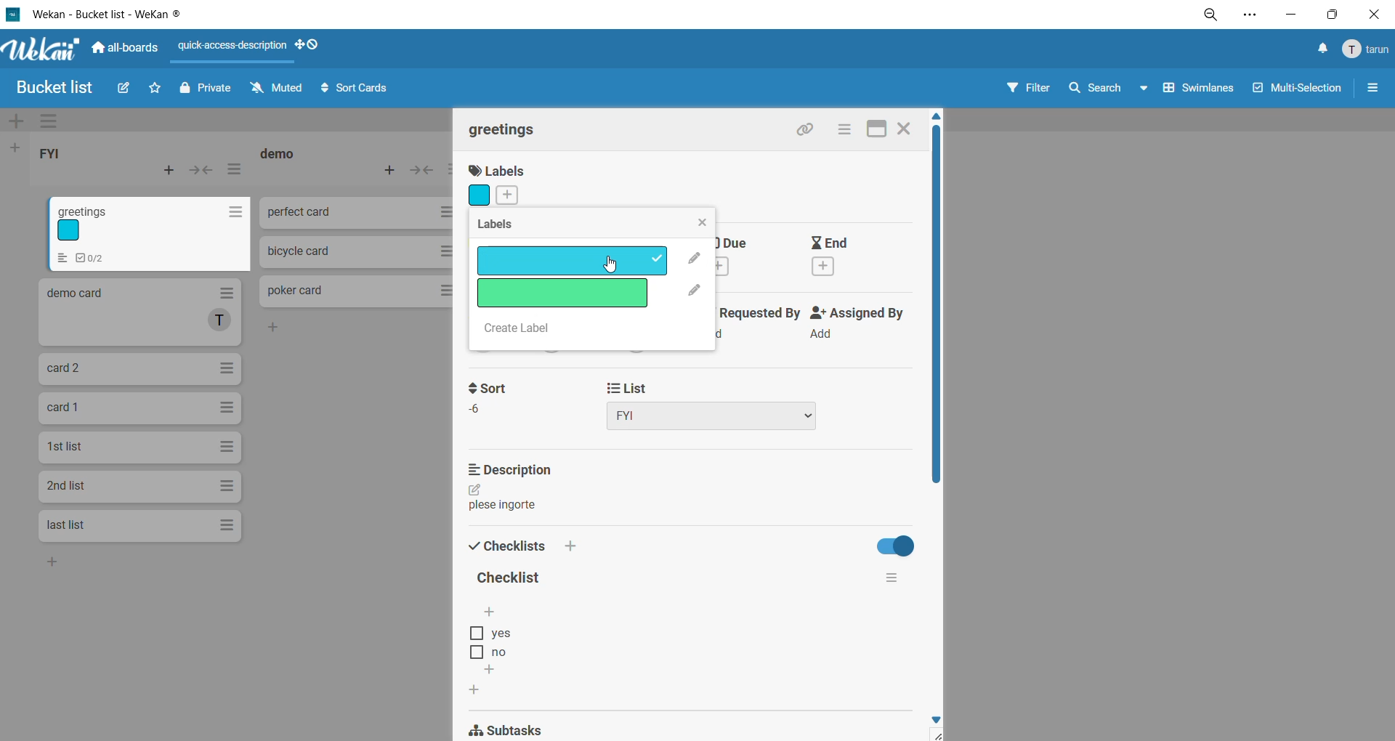 This screenshot has height=741, width=1395. Describe the element at coordinates (572, 261) in the screenshot. I see `label` at that location.